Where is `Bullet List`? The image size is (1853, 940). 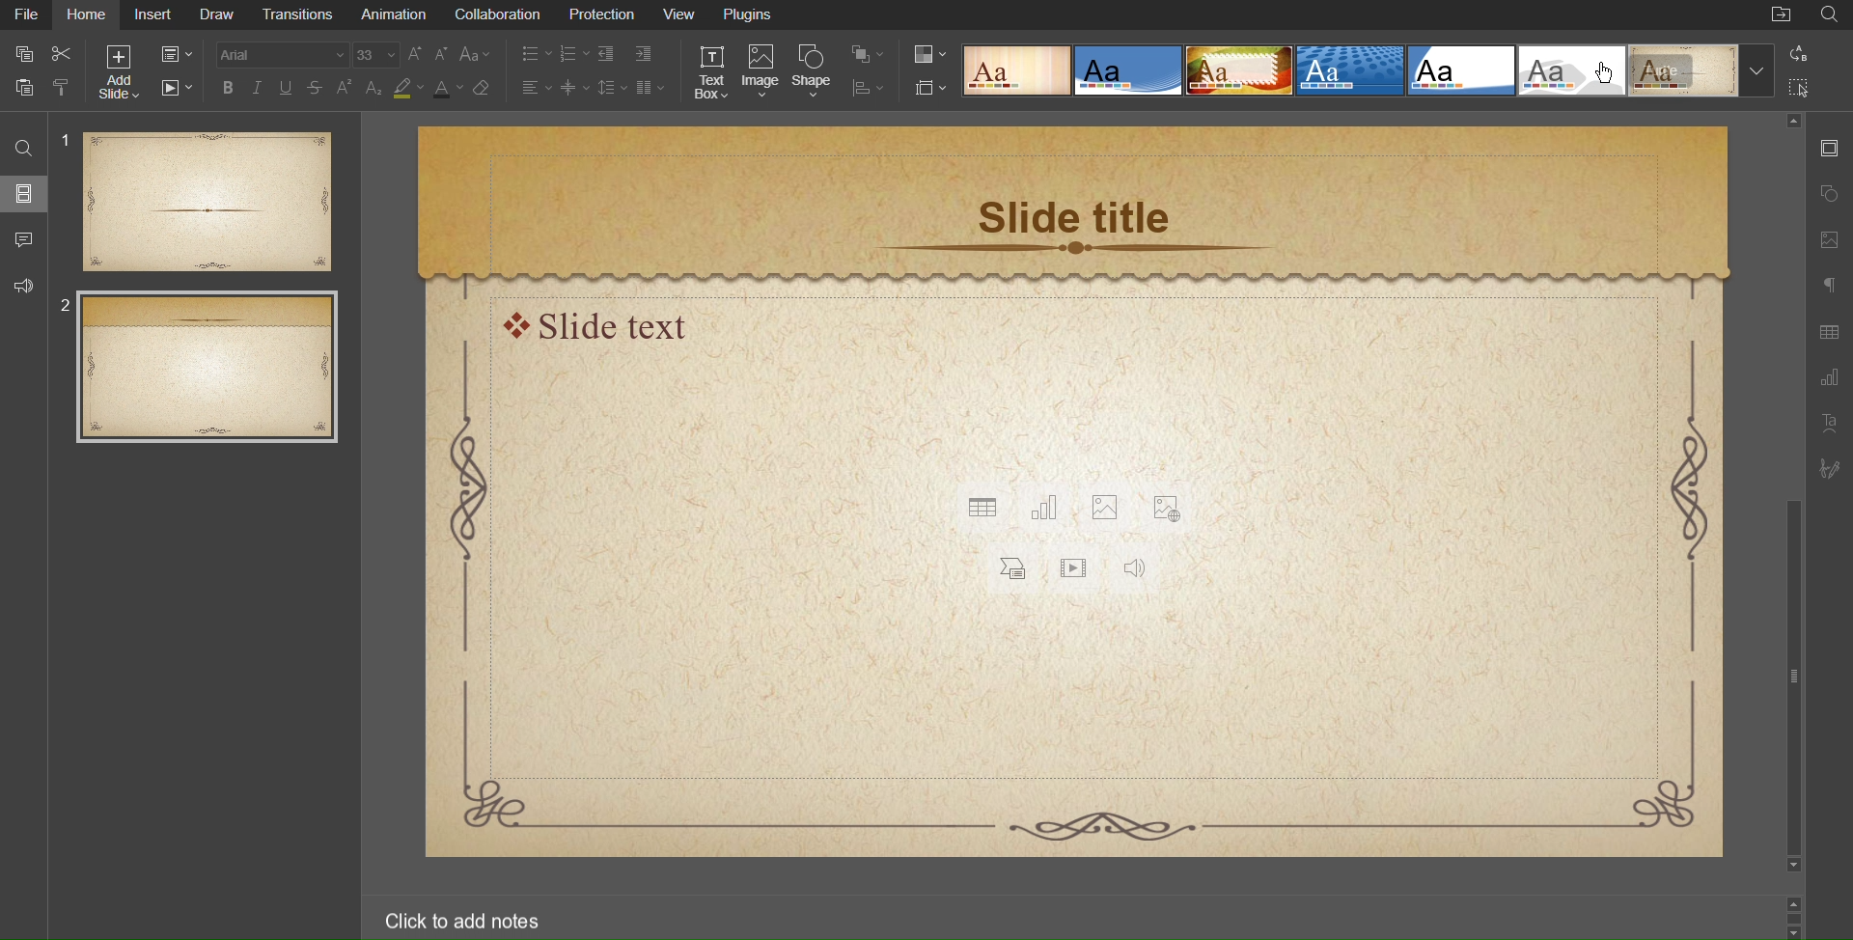
Bullet List is located at coordinates (537, 56).